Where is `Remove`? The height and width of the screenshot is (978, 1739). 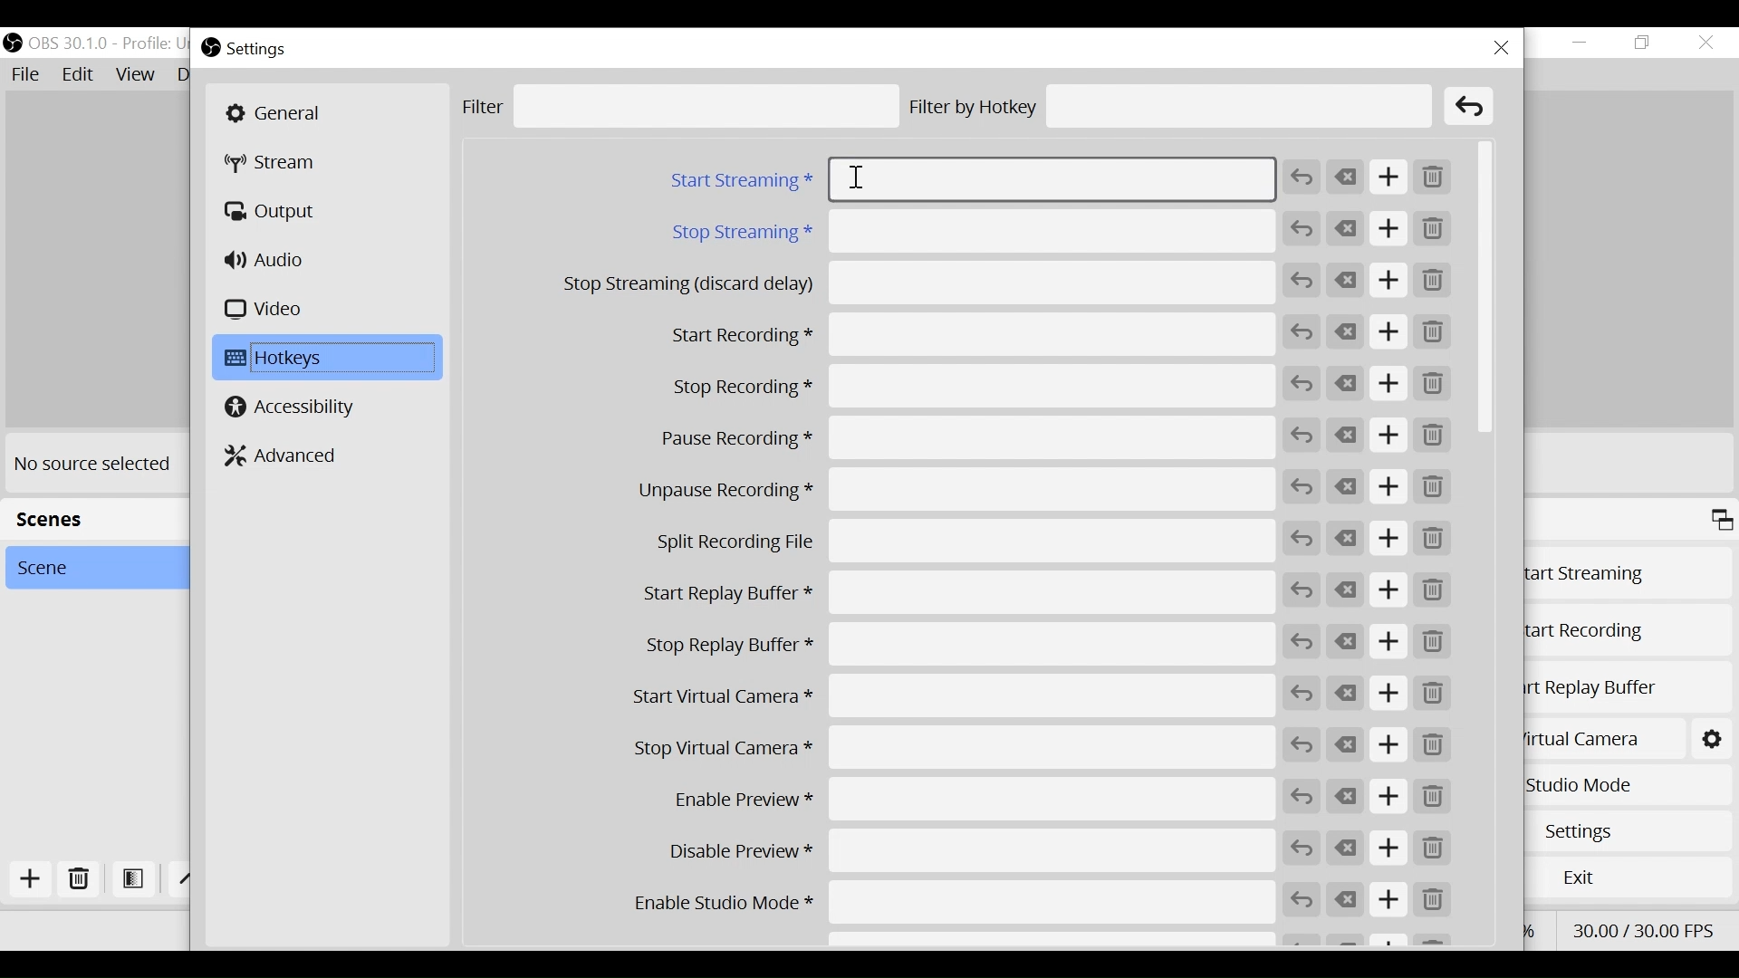 Remove is located at coordinates (1433, 800).